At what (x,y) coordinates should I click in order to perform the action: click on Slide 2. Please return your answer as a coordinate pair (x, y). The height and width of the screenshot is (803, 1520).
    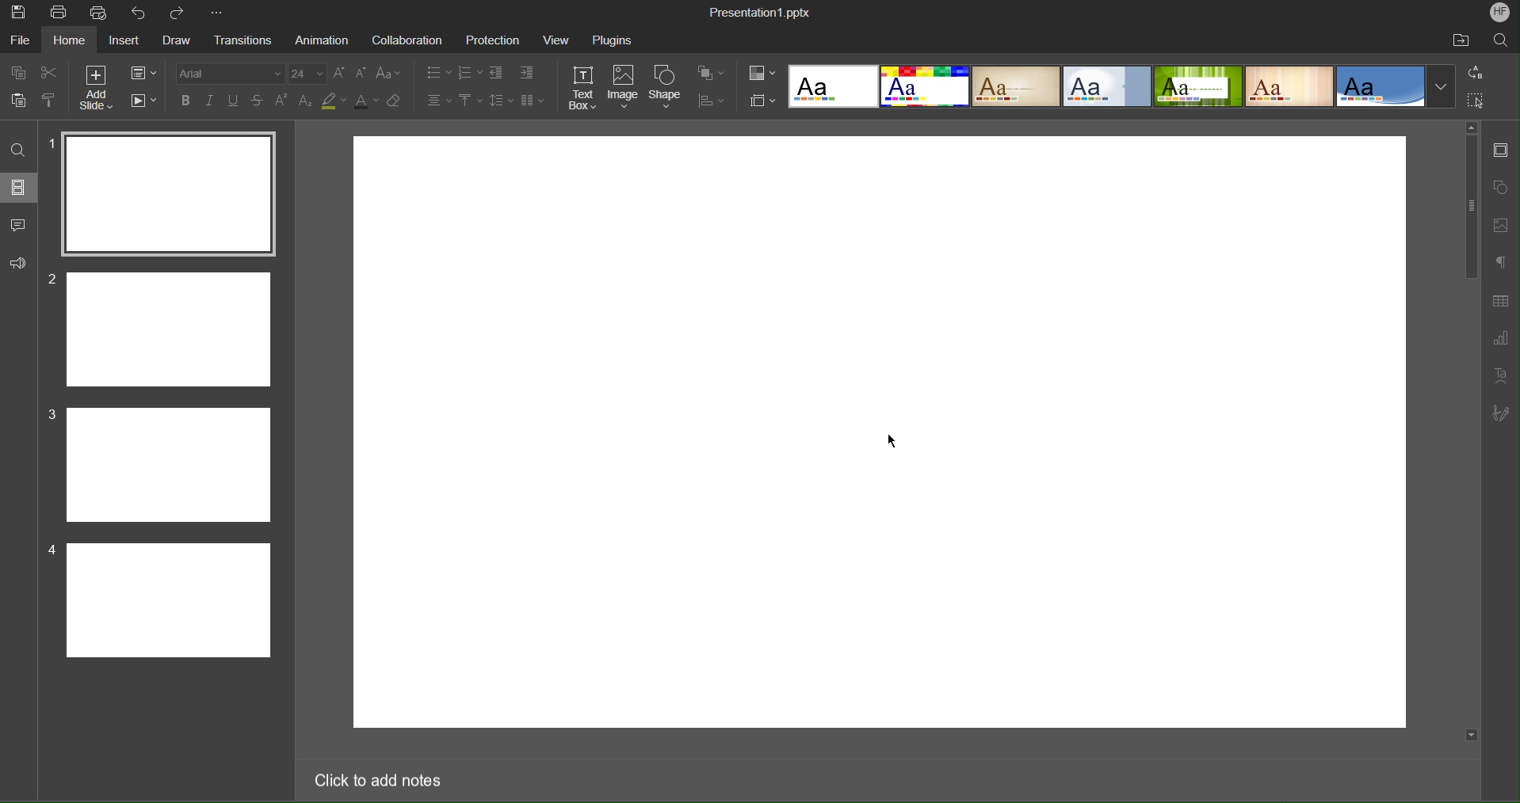
    Looking at the image, I should click on (164, 330).